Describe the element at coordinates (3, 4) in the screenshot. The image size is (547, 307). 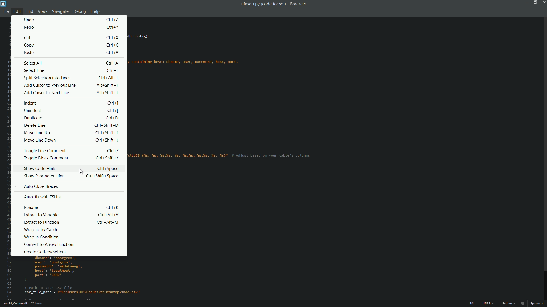
I see `app icon` at that location.